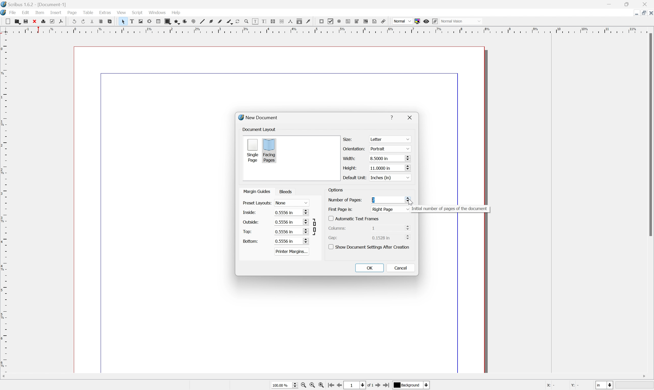 The height and width of the screenshot is (390, 654). What do you see at coordinates (341, 209) in the screenshot?
I see `first page is:` at bounding box center [341, 209].